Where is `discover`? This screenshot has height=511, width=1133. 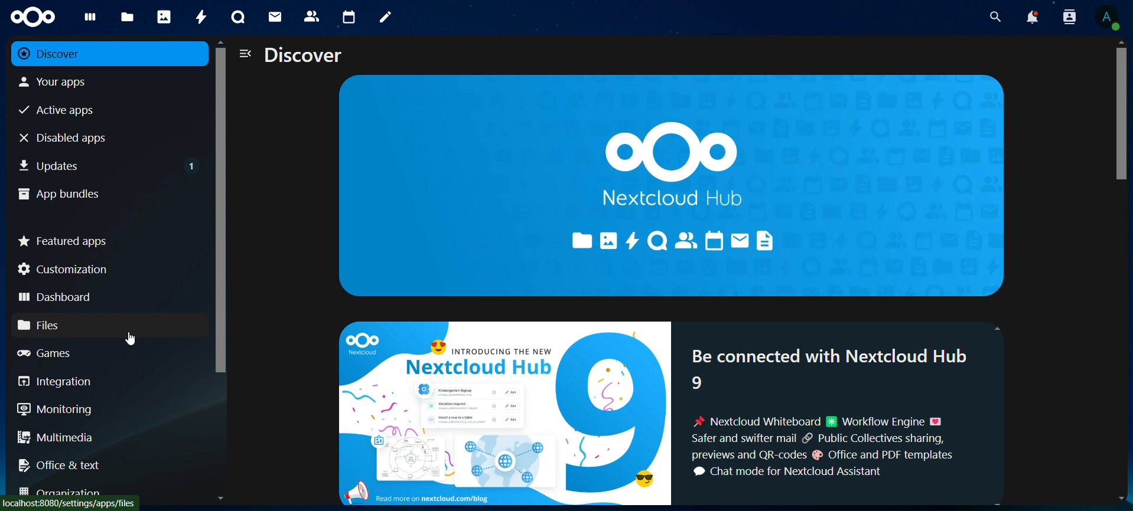 discover is located at coordinates (58, 54).